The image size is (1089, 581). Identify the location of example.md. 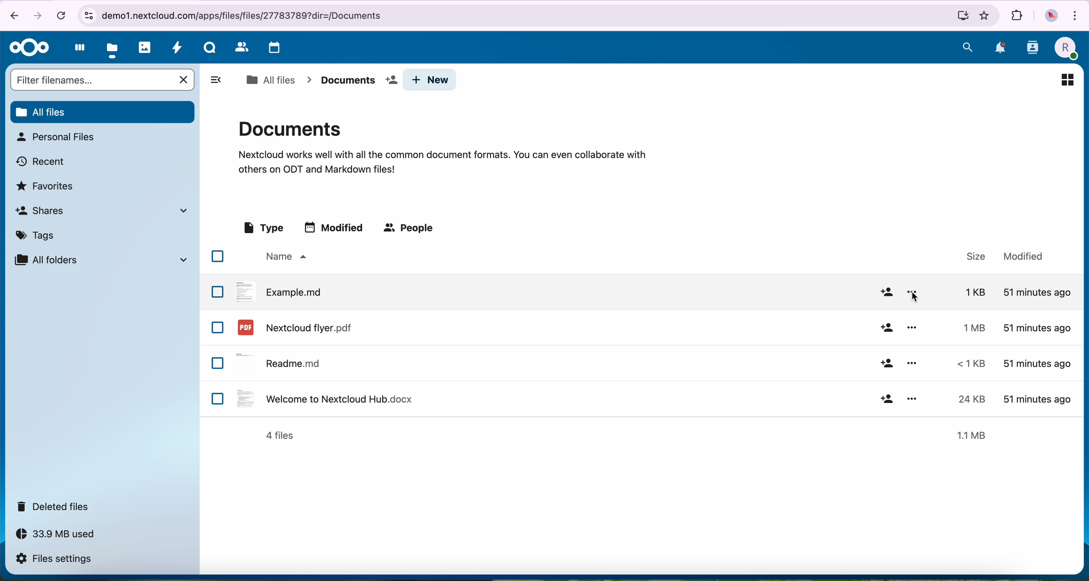
(279, 291).